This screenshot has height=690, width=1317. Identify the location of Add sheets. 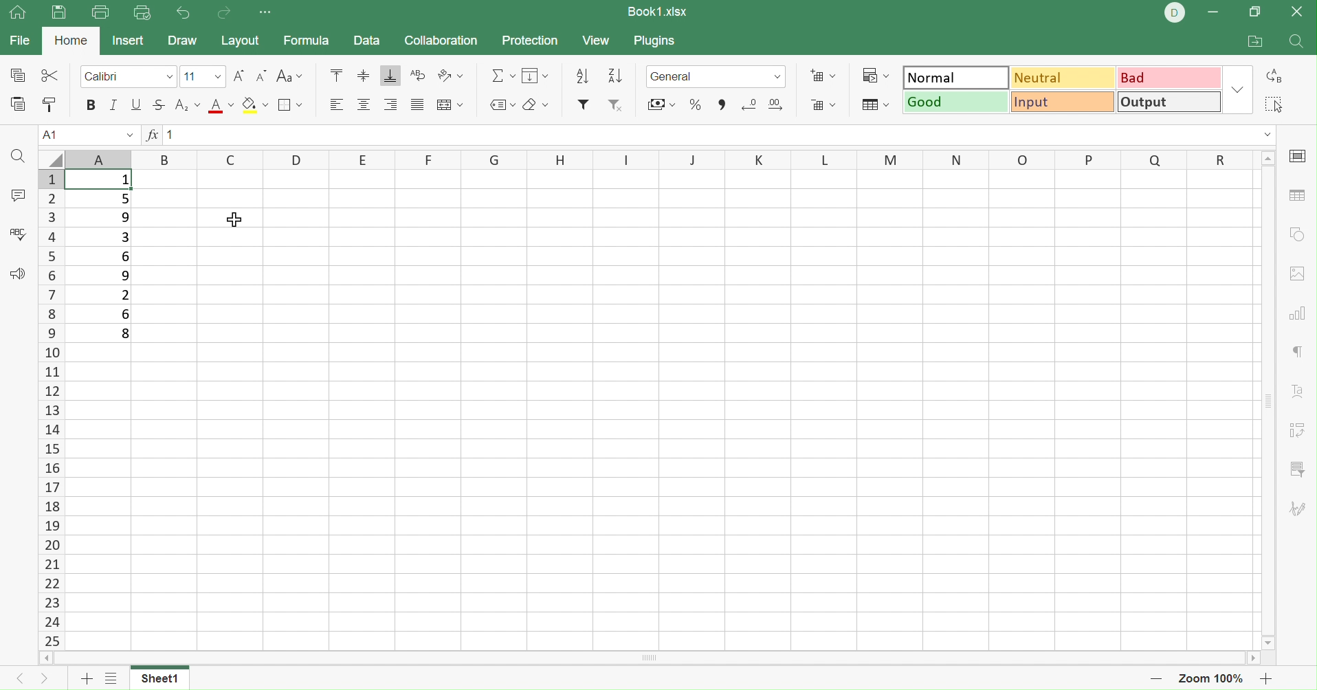
(112, 679).